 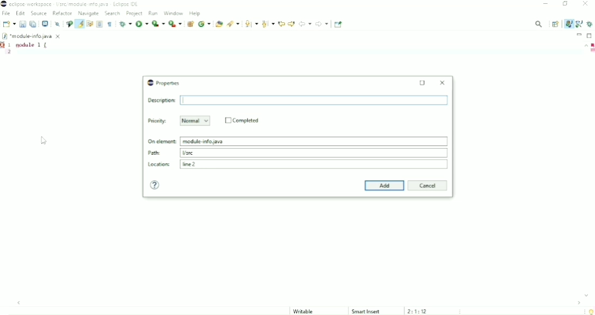 I want to click on Markers, so click(x=592, y=51).